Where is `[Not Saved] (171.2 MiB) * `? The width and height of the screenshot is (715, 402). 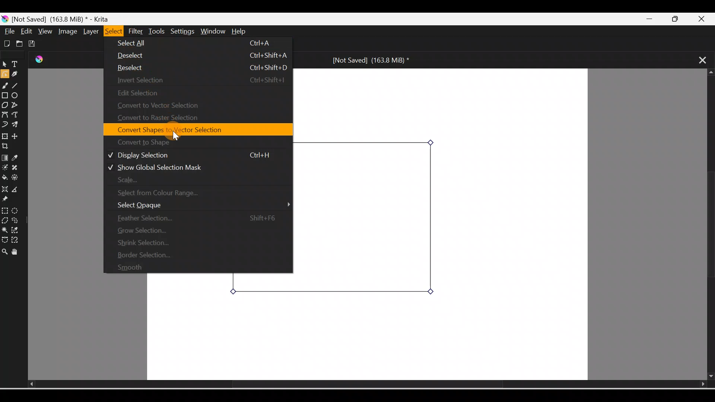 [Not Saved] (171.2 MiB) *  is located at coordinates (369, 60).